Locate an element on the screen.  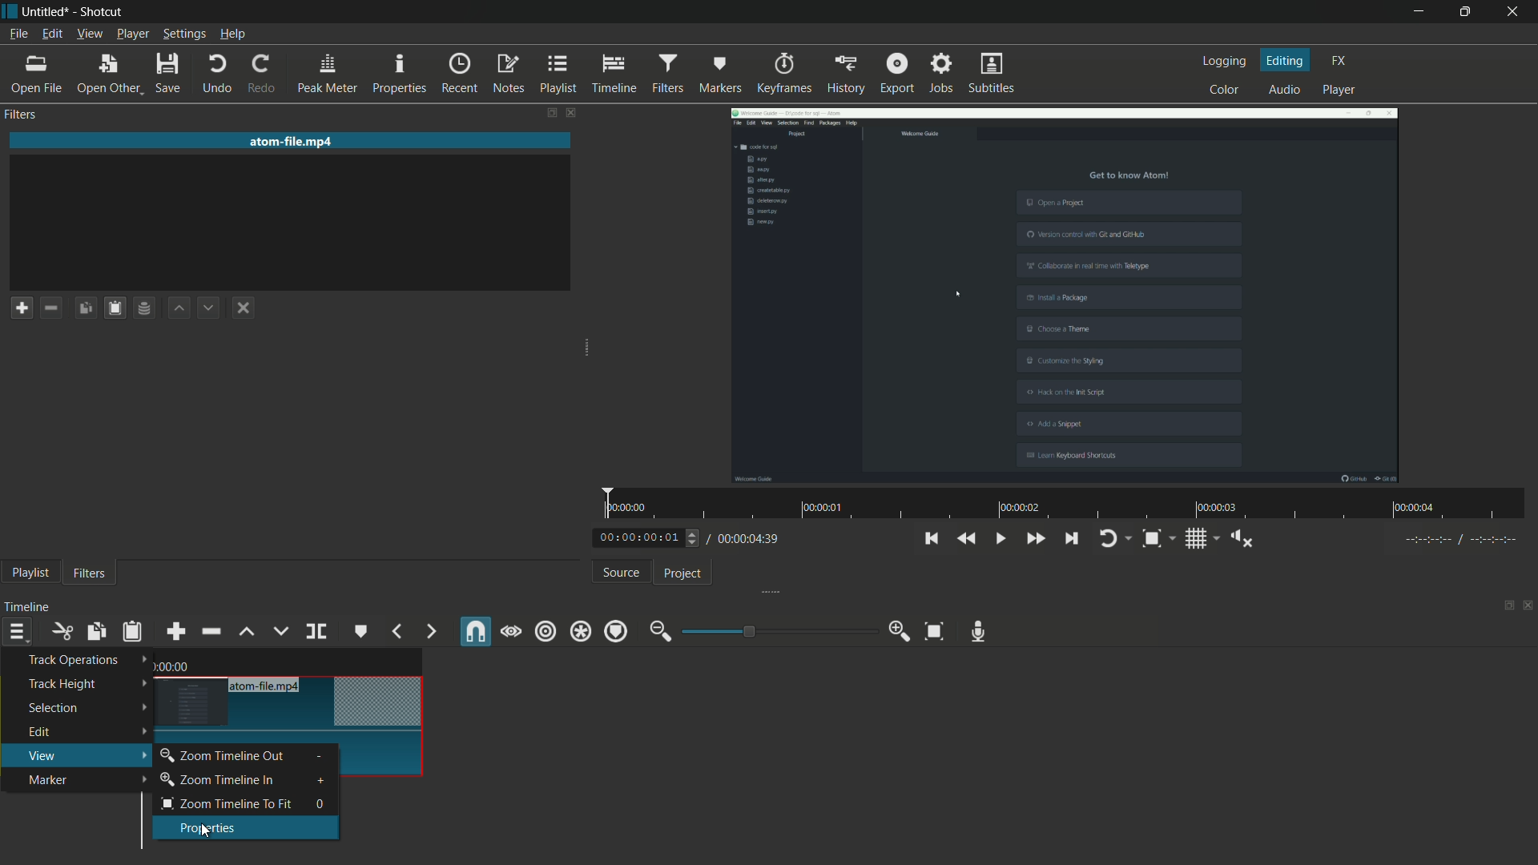
player menu is located at coordinates (133, 34).